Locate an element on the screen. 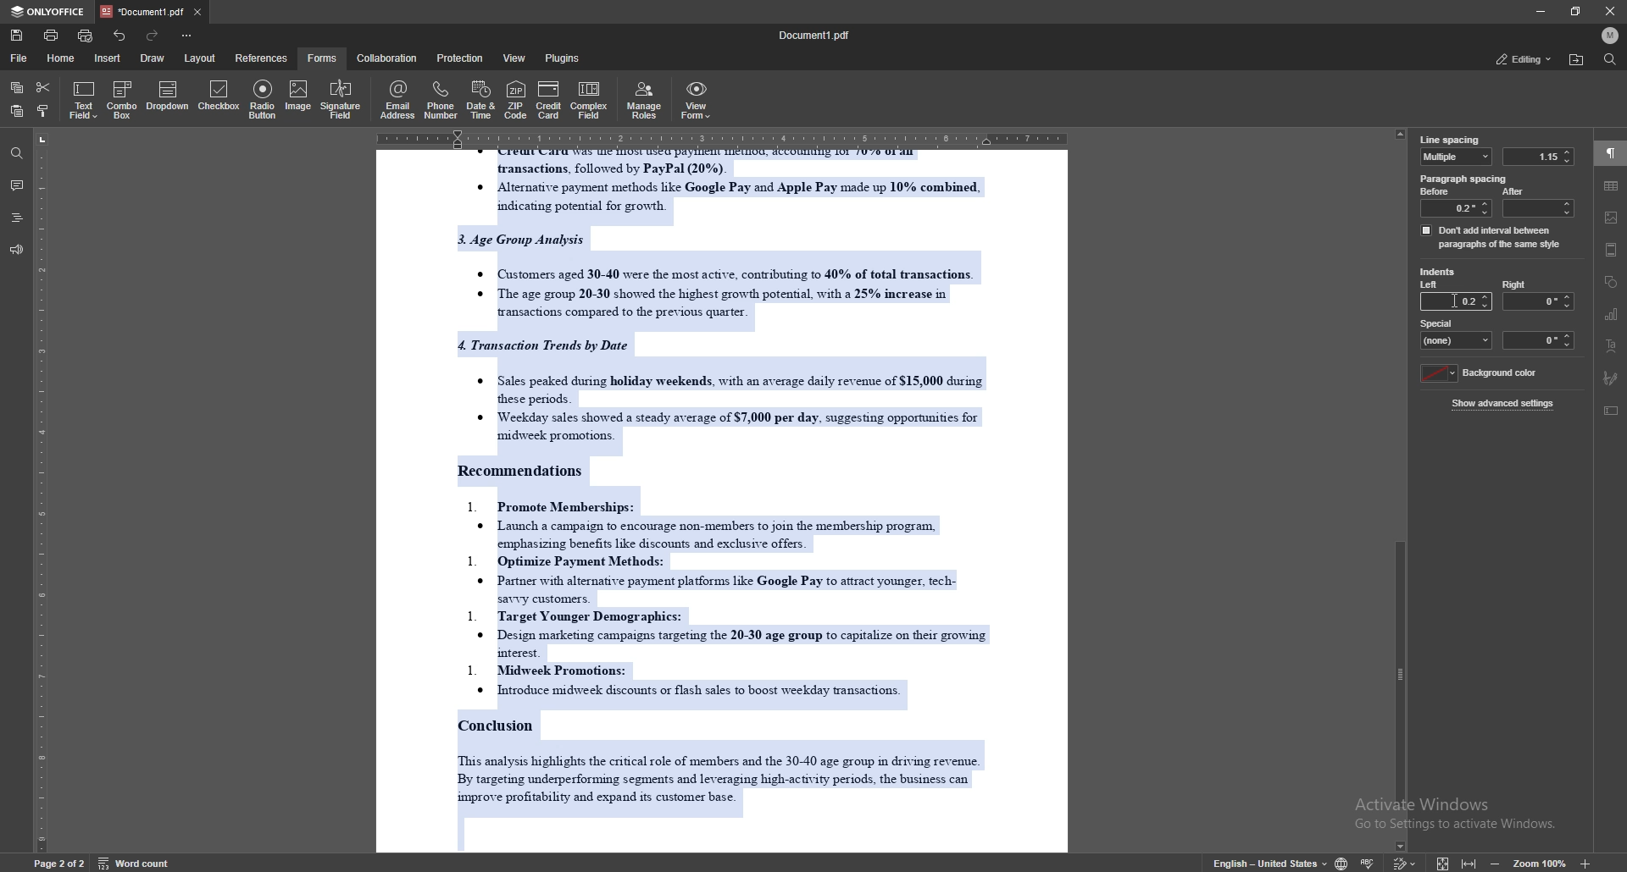  left indent value: 0.2 is located at coordinates (1471, 301).